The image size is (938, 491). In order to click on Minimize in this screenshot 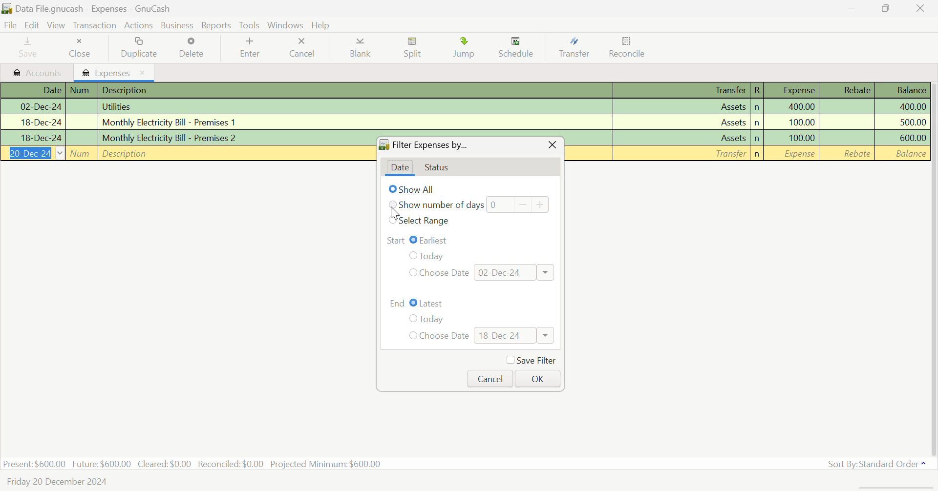, I will do `click(888, 9)`.